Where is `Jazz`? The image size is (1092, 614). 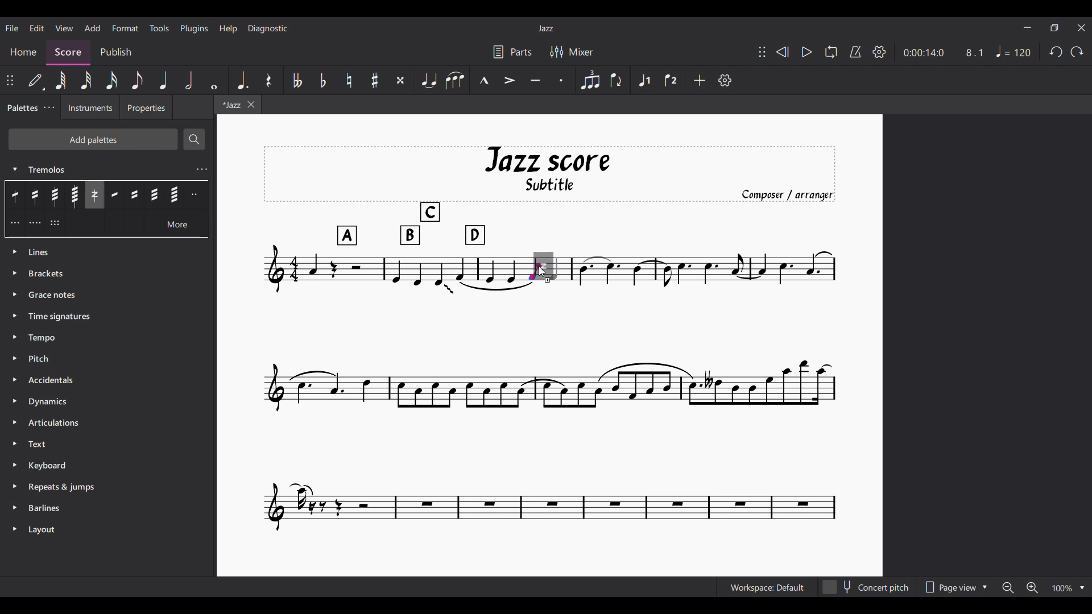 Jazz is located at coordinates (546, 28).